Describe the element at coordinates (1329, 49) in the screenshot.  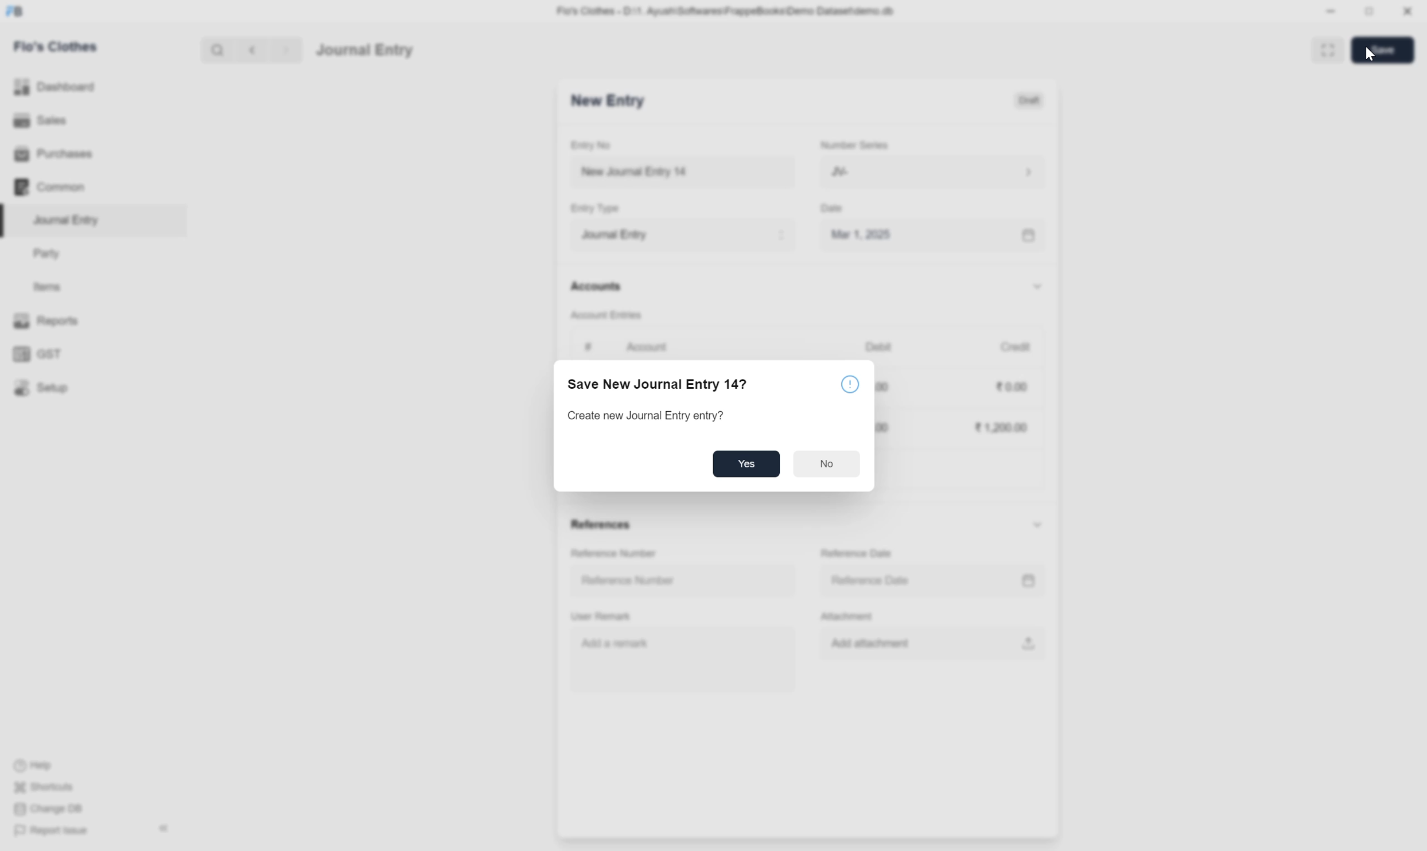
I see `enlarge` at that location.